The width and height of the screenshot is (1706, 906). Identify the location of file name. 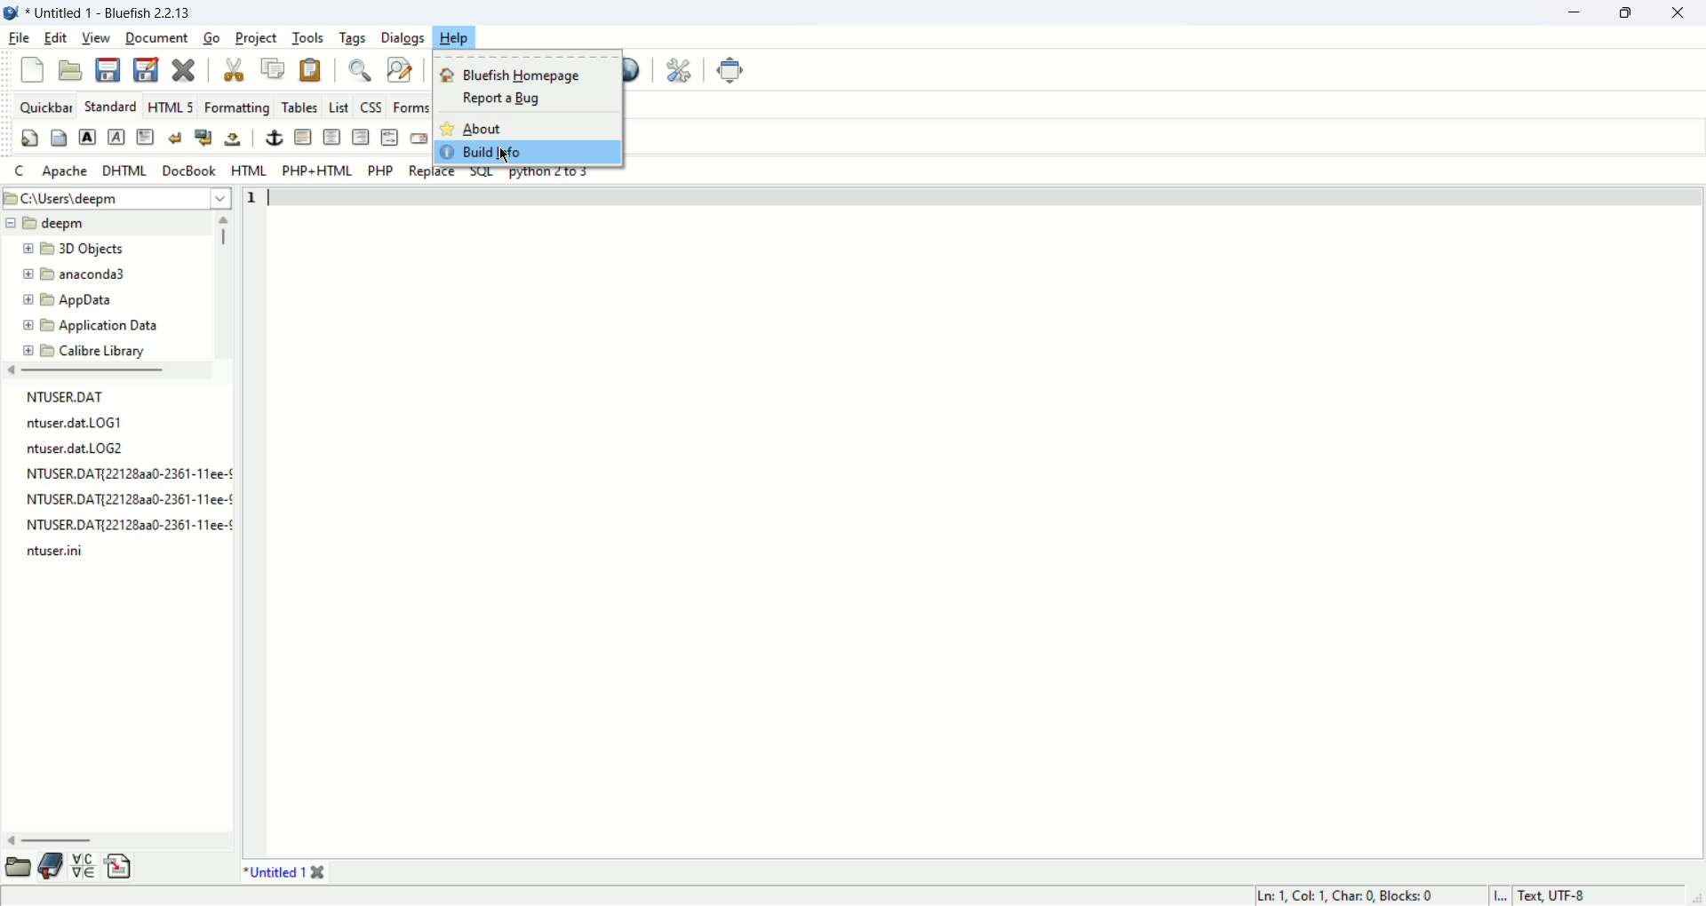
(57, 394).